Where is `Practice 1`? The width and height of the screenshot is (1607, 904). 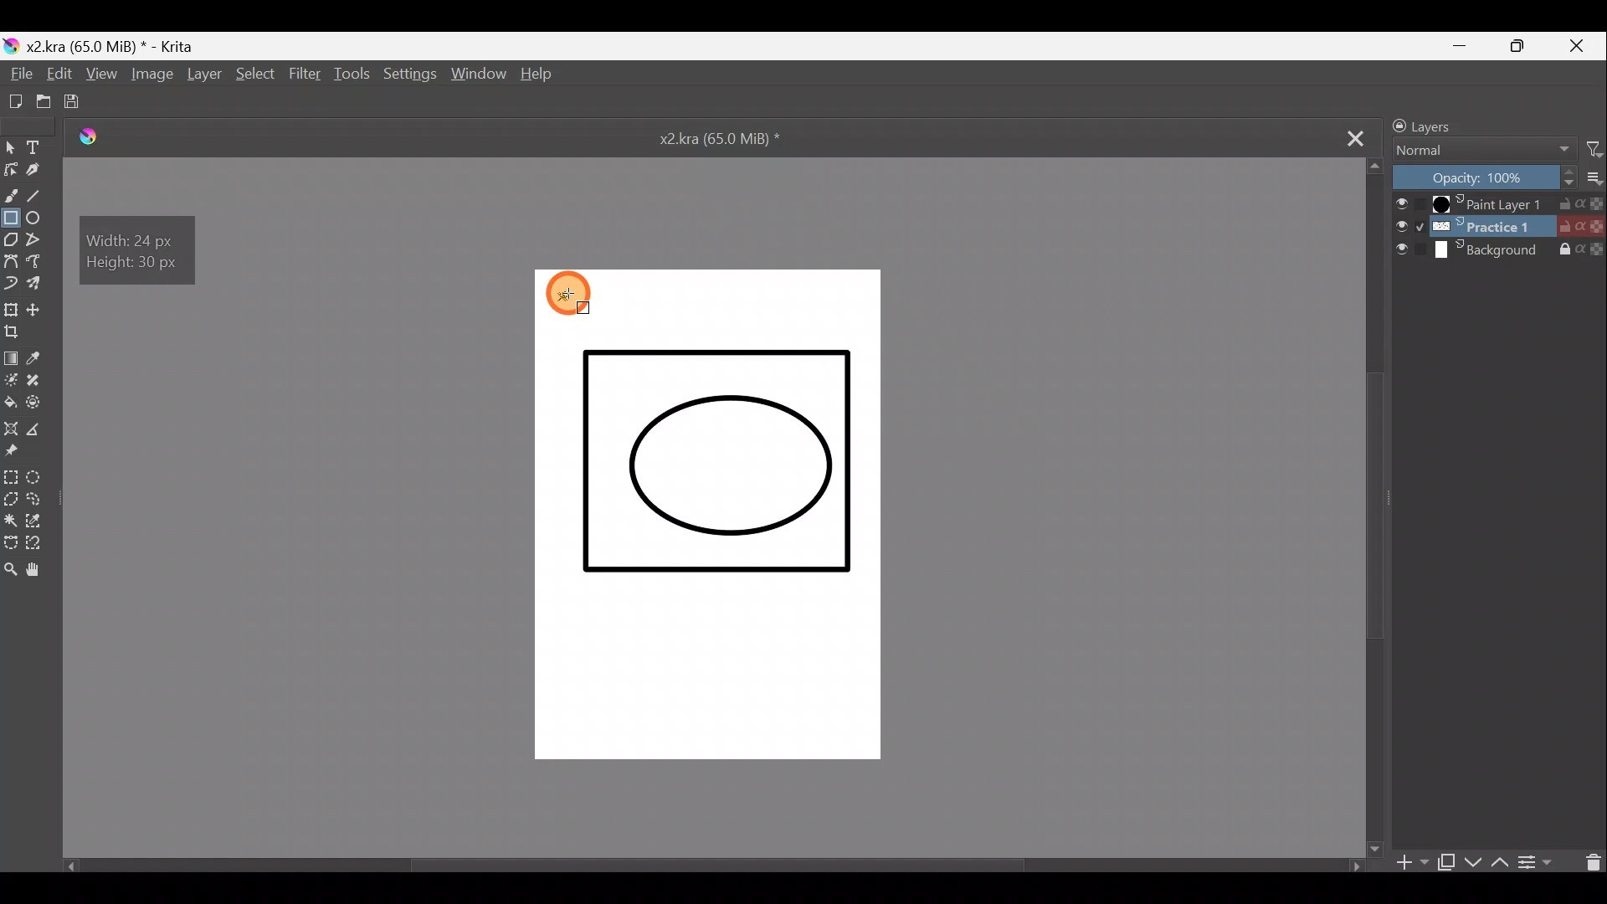
Practice 1 is located at coordinates (1500, 229).